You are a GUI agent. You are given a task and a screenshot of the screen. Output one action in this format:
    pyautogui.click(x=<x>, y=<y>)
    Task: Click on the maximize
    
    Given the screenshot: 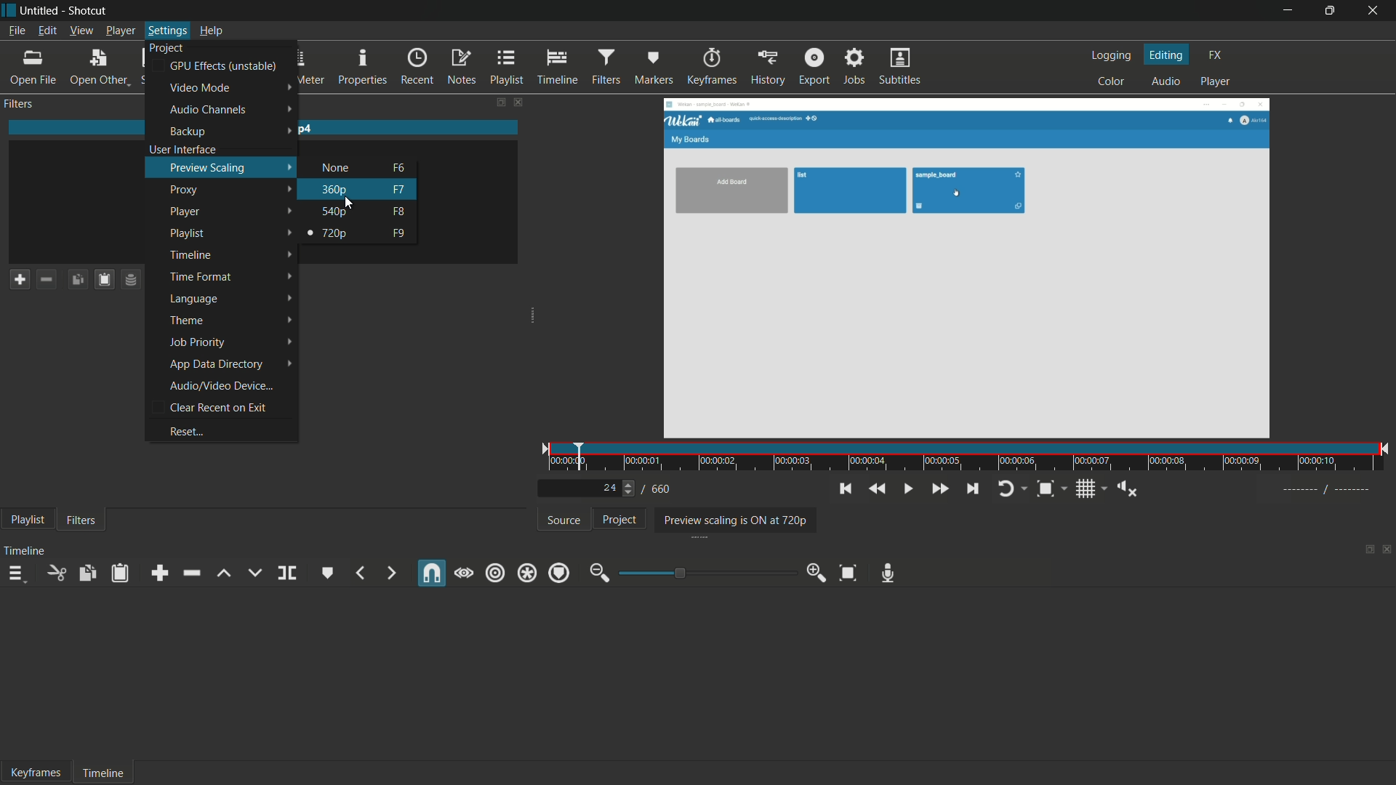 What is the action you would take?
    pyautogui.click(x=1330, y=11)
    